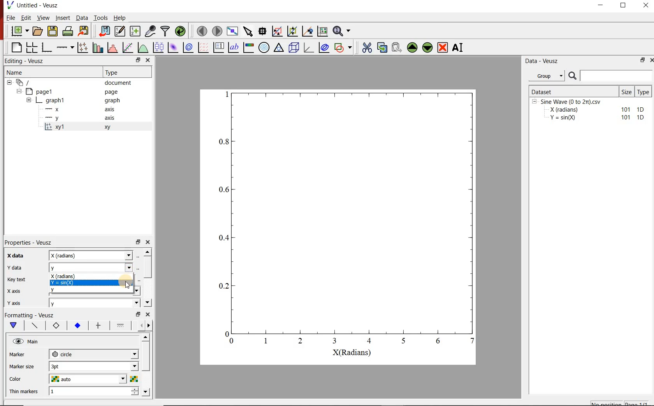 This screenshot has width=654, height=406. I want to click on Blank page, so click(16, 47).